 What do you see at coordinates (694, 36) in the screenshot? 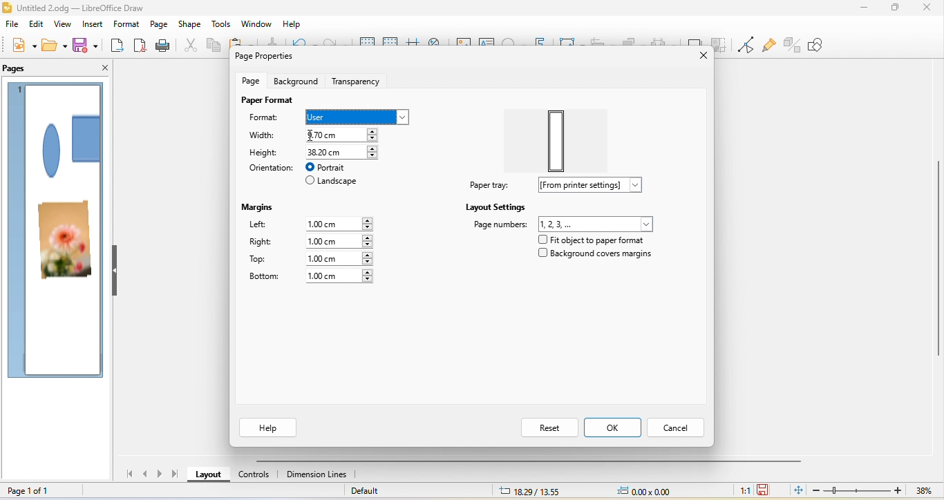
I see `shadow` at bounding box center [694, 36].